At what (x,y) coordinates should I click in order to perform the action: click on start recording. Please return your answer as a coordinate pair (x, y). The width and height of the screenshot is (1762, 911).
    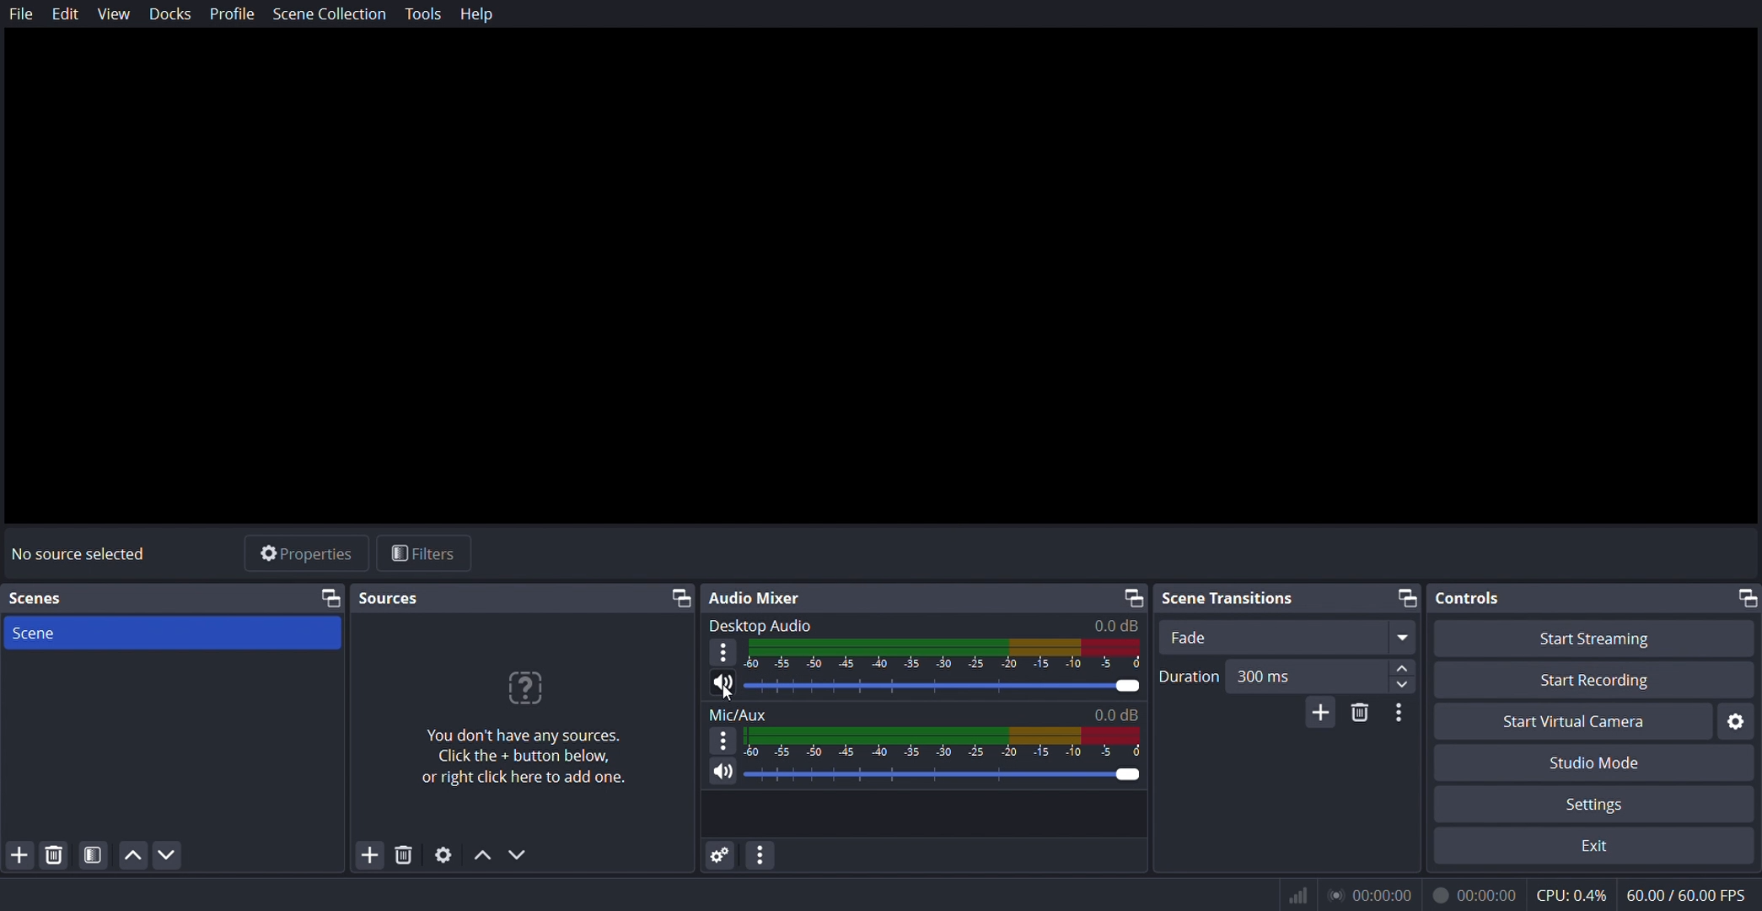
    Looking at the image, I should click on (1597, 681).